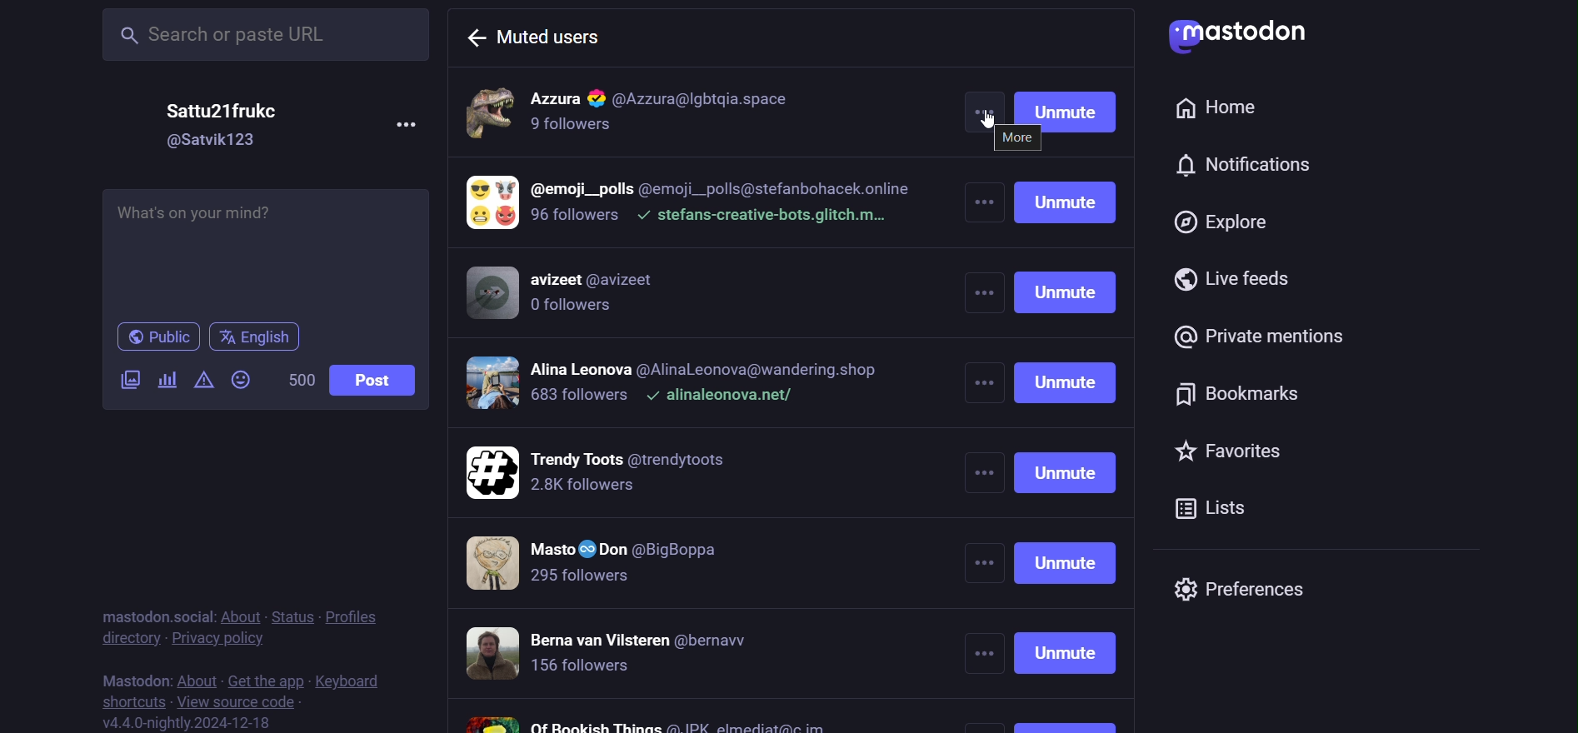 The height and width of the screenshot is (733, 1578). I want to click on notification, so click(1241, 162).